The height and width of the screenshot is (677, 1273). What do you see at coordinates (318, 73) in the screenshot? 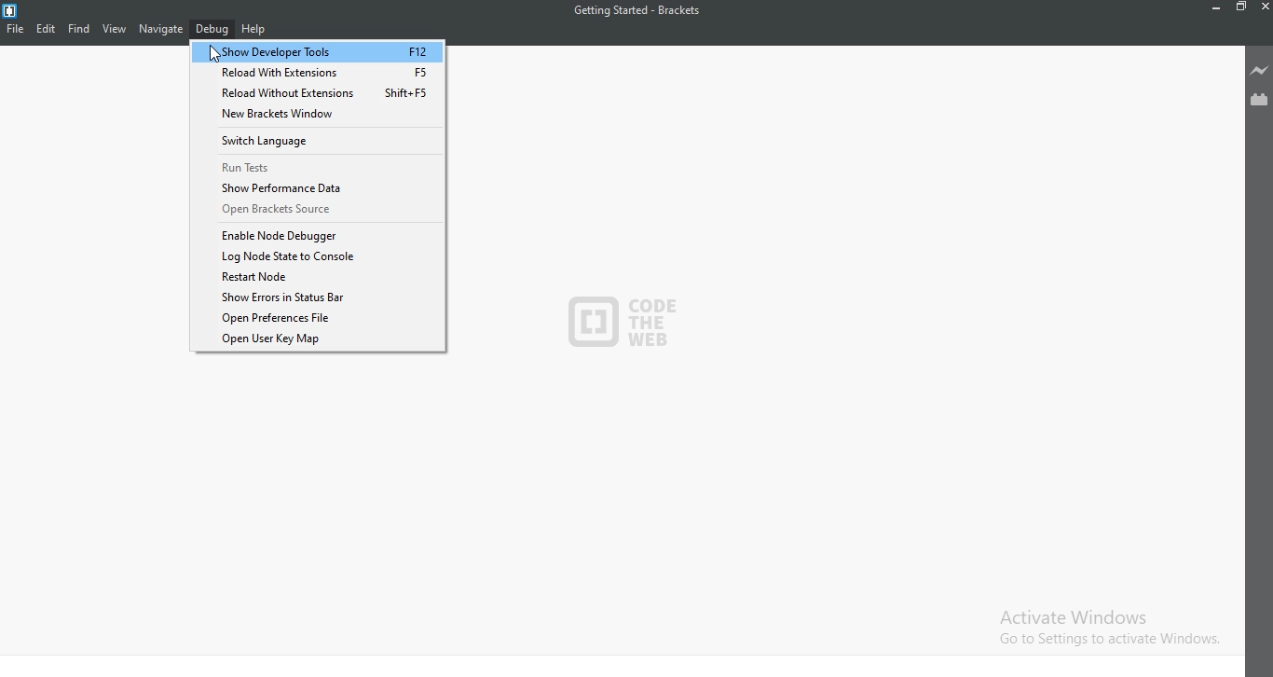
I see `Reload With Extensions` at bounding box center [318, 73].